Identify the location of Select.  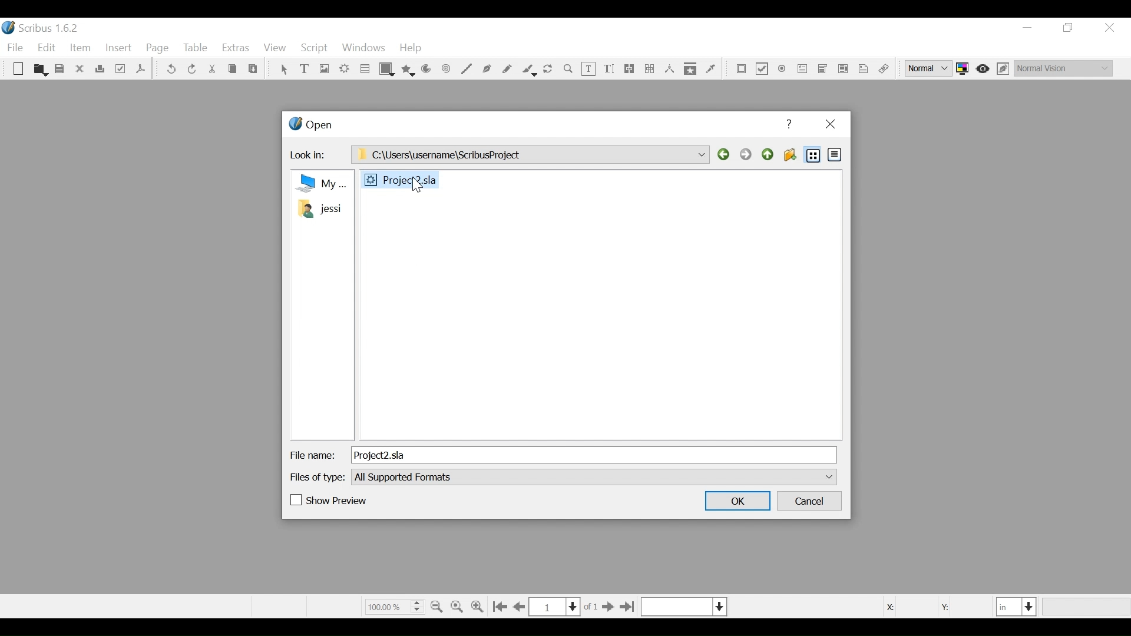
(283, 70).